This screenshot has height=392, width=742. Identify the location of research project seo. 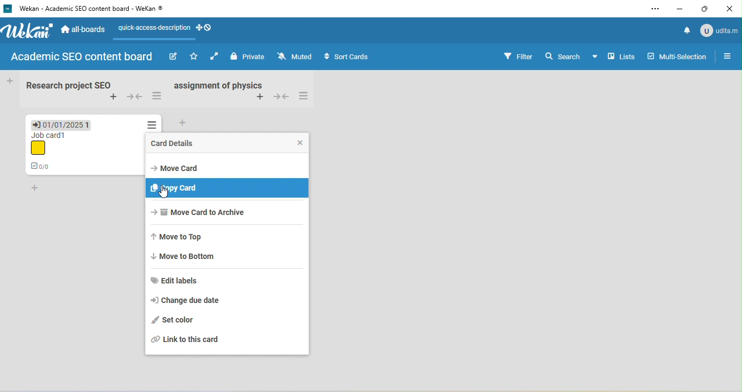
(67, 85).